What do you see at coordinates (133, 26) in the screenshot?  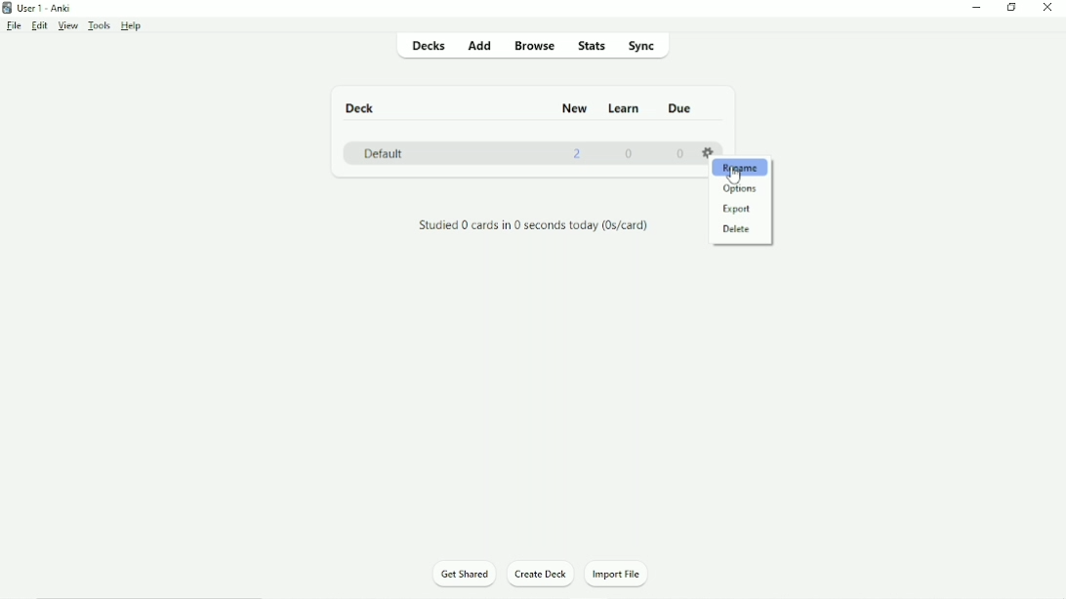 I see `Help` at bounding box center [133, 26].